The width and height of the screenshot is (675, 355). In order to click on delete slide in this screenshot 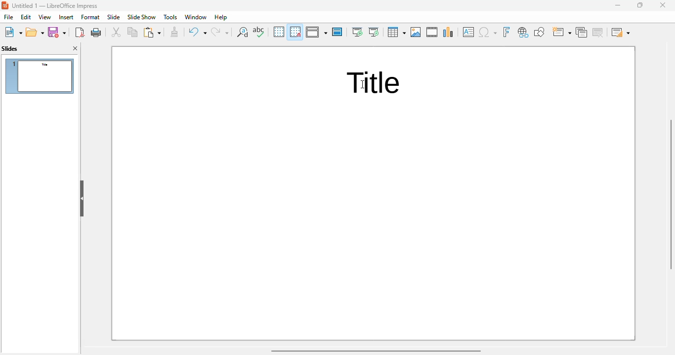, I will do `click(598, 32)`.